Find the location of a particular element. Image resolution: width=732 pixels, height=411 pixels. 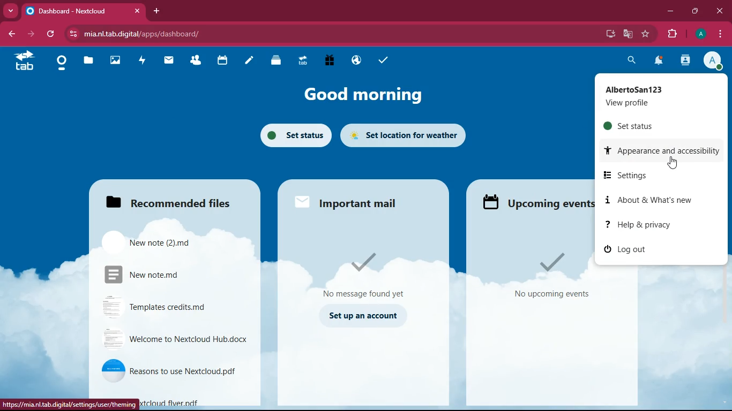

tab is located at coordinates (83, 12).